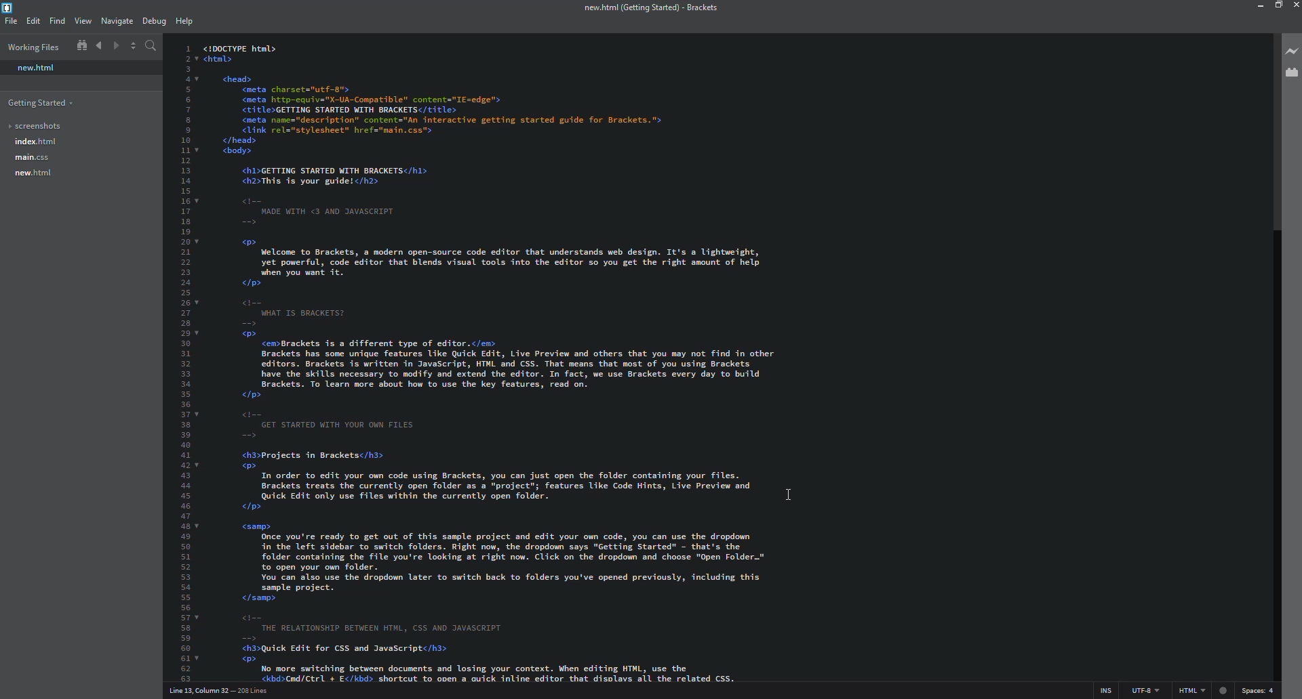 The height and width of the screenshot is (699, 1302). Describe the element at coordinates (115, 46) in the screenshot. I see `forward` at that location.